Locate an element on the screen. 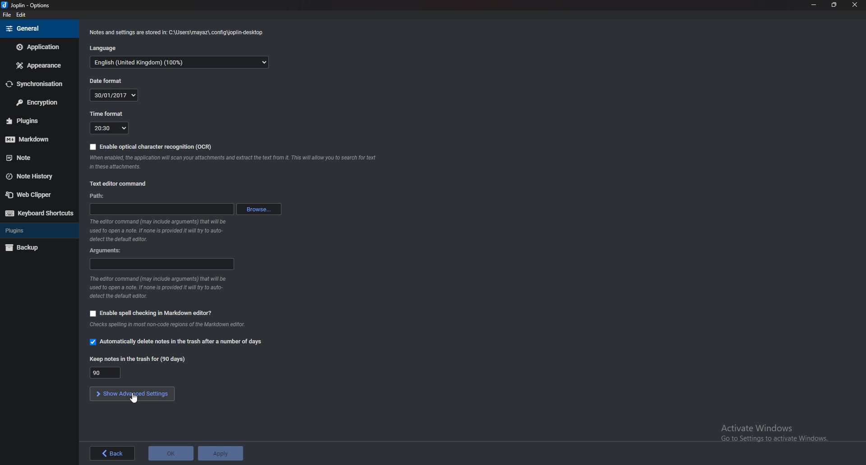  close is located at coordinates (854, 5).